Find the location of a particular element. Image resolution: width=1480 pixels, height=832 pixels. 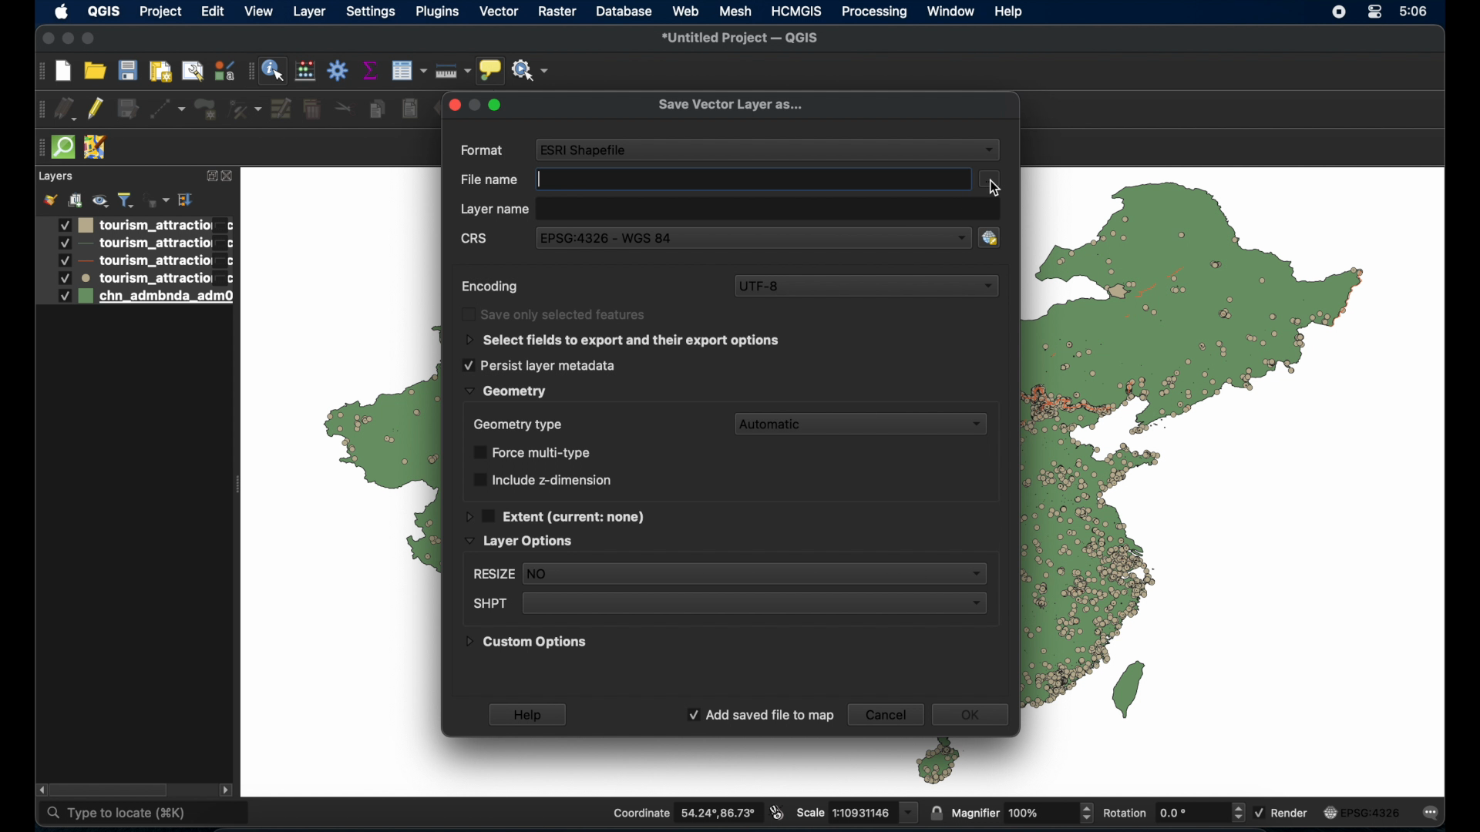

layer 4 is located at coordinates (136, 278).